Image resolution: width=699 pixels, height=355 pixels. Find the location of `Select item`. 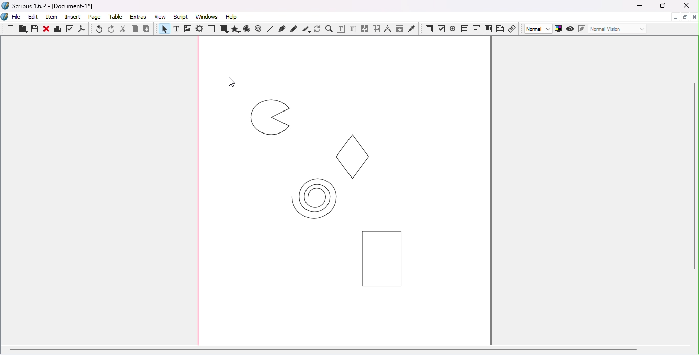

Select item is located at coordinates (163, 30).